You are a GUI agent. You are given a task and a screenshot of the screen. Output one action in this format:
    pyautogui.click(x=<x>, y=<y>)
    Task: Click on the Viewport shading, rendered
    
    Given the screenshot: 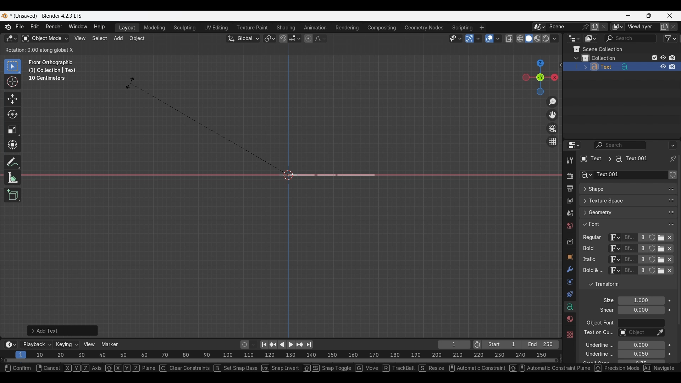 What is the action you would take?
    pyautogui.click(x=546, y=38)
    